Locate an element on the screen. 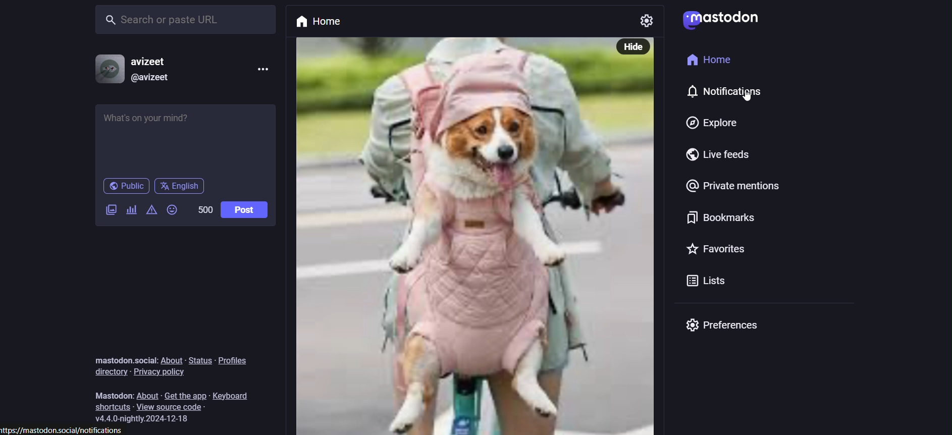  username is located at coordinates (155, 61).